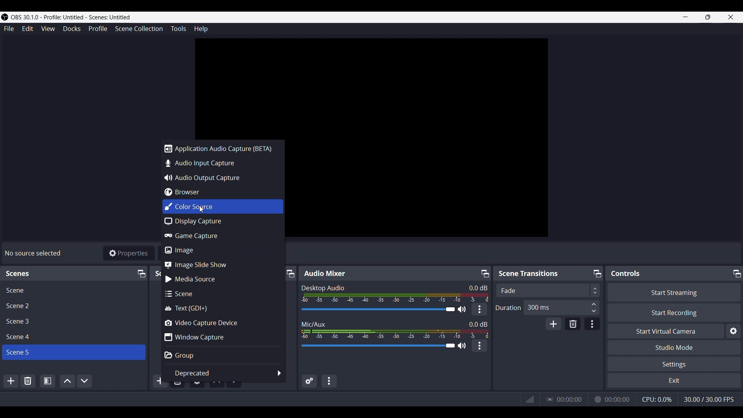  I want to click on Color source highlighted, so click(222, 207).